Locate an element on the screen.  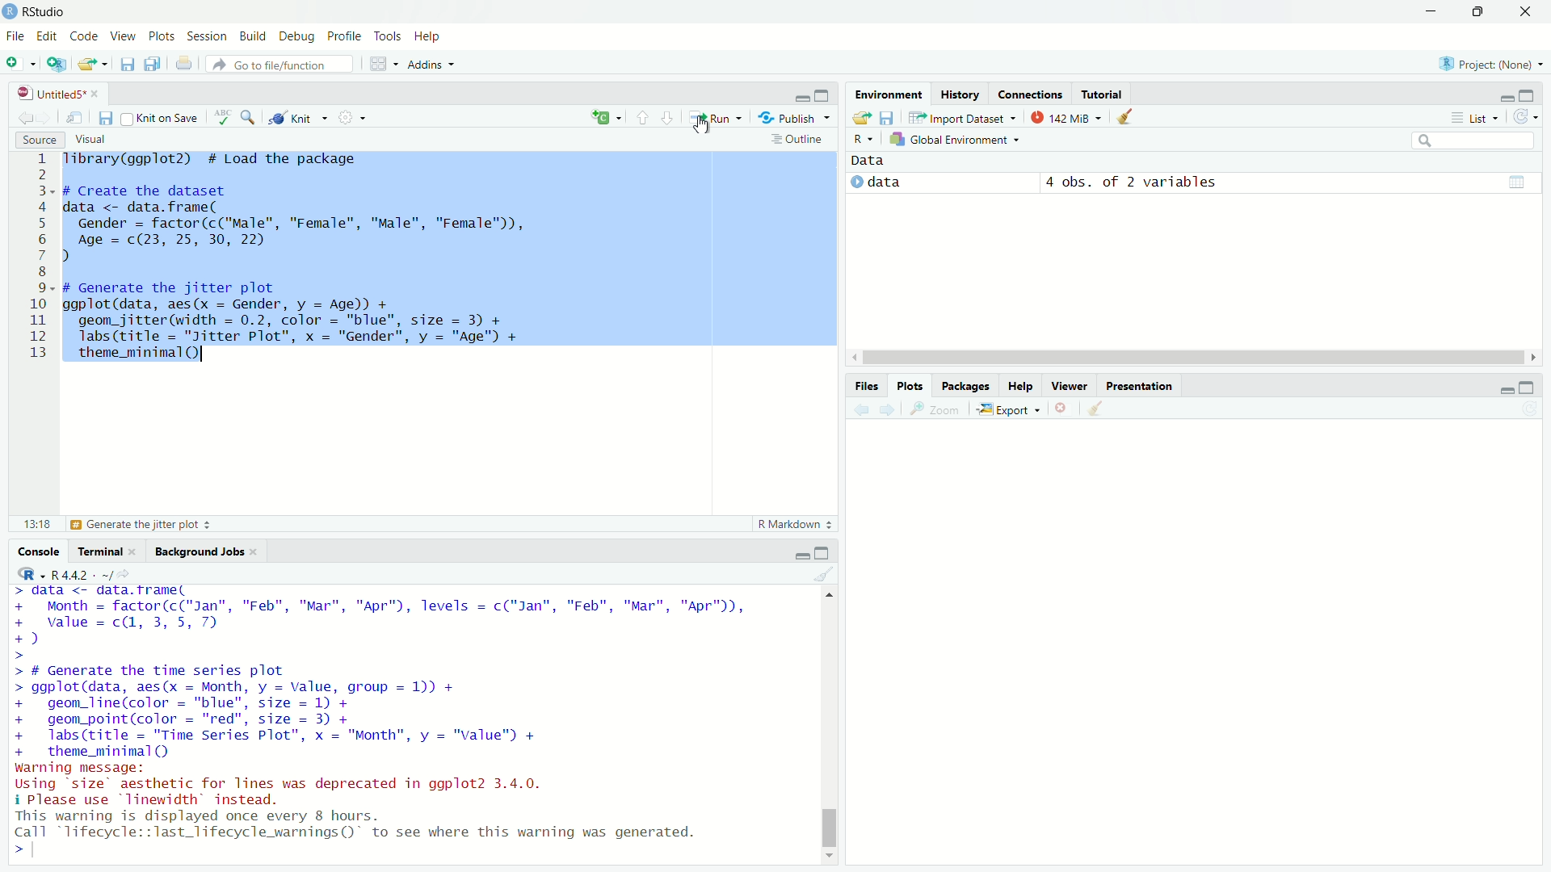
data is located at coordinates (894, 182).